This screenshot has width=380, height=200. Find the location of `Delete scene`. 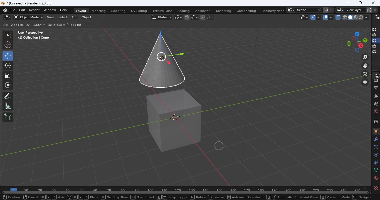

Delete scene is located at coordinates (331, 10).